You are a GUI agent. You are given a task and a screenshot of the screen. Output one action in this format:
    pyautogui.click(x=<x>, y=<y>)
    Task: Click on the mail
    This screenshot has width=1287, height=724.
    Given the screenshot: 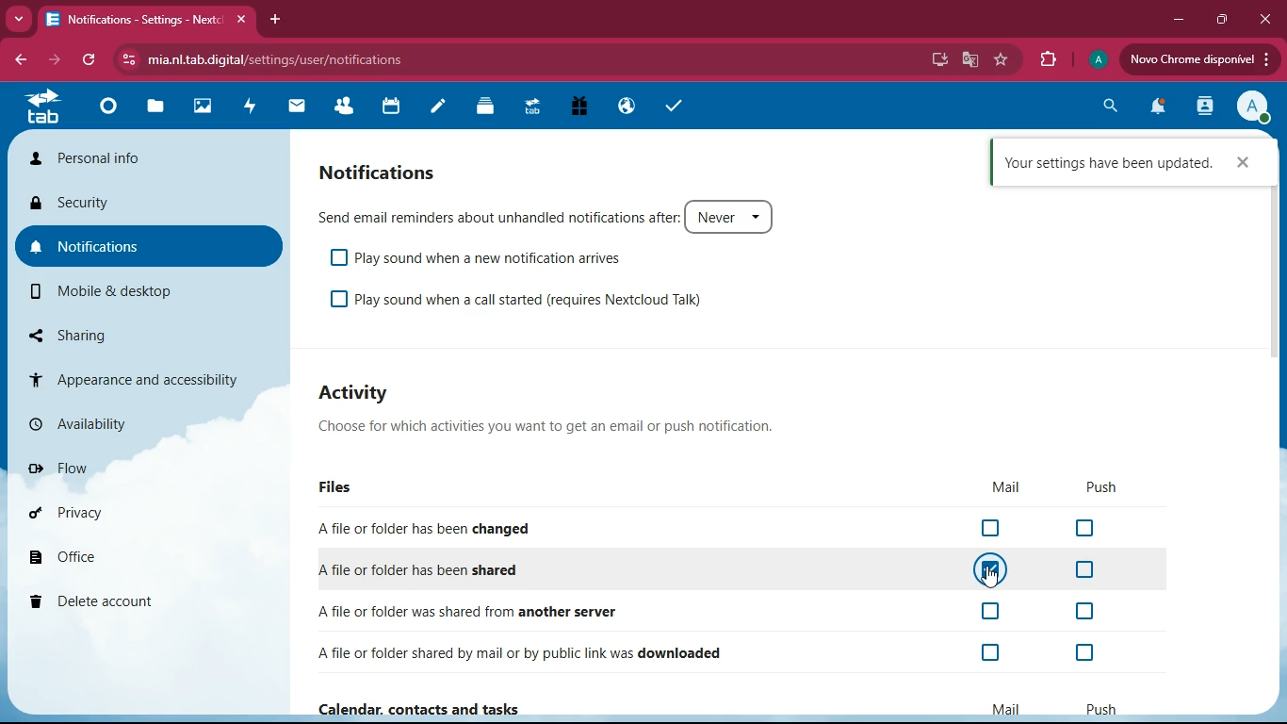 What is the action you would take?
    pyautogui.click(x=1004, y=707)
    